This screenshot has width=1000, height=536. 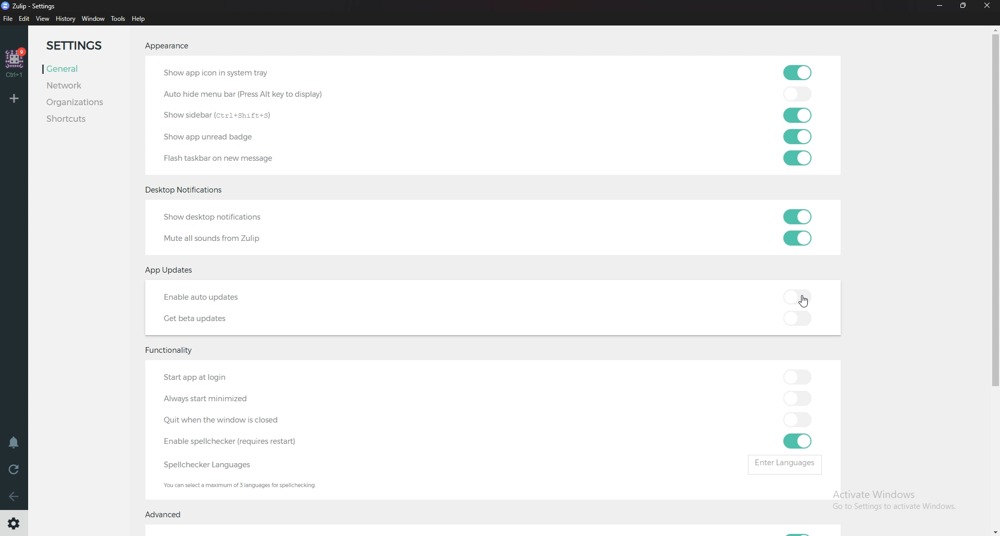 I want to click on Add workspace, so click(x=16, y=98).